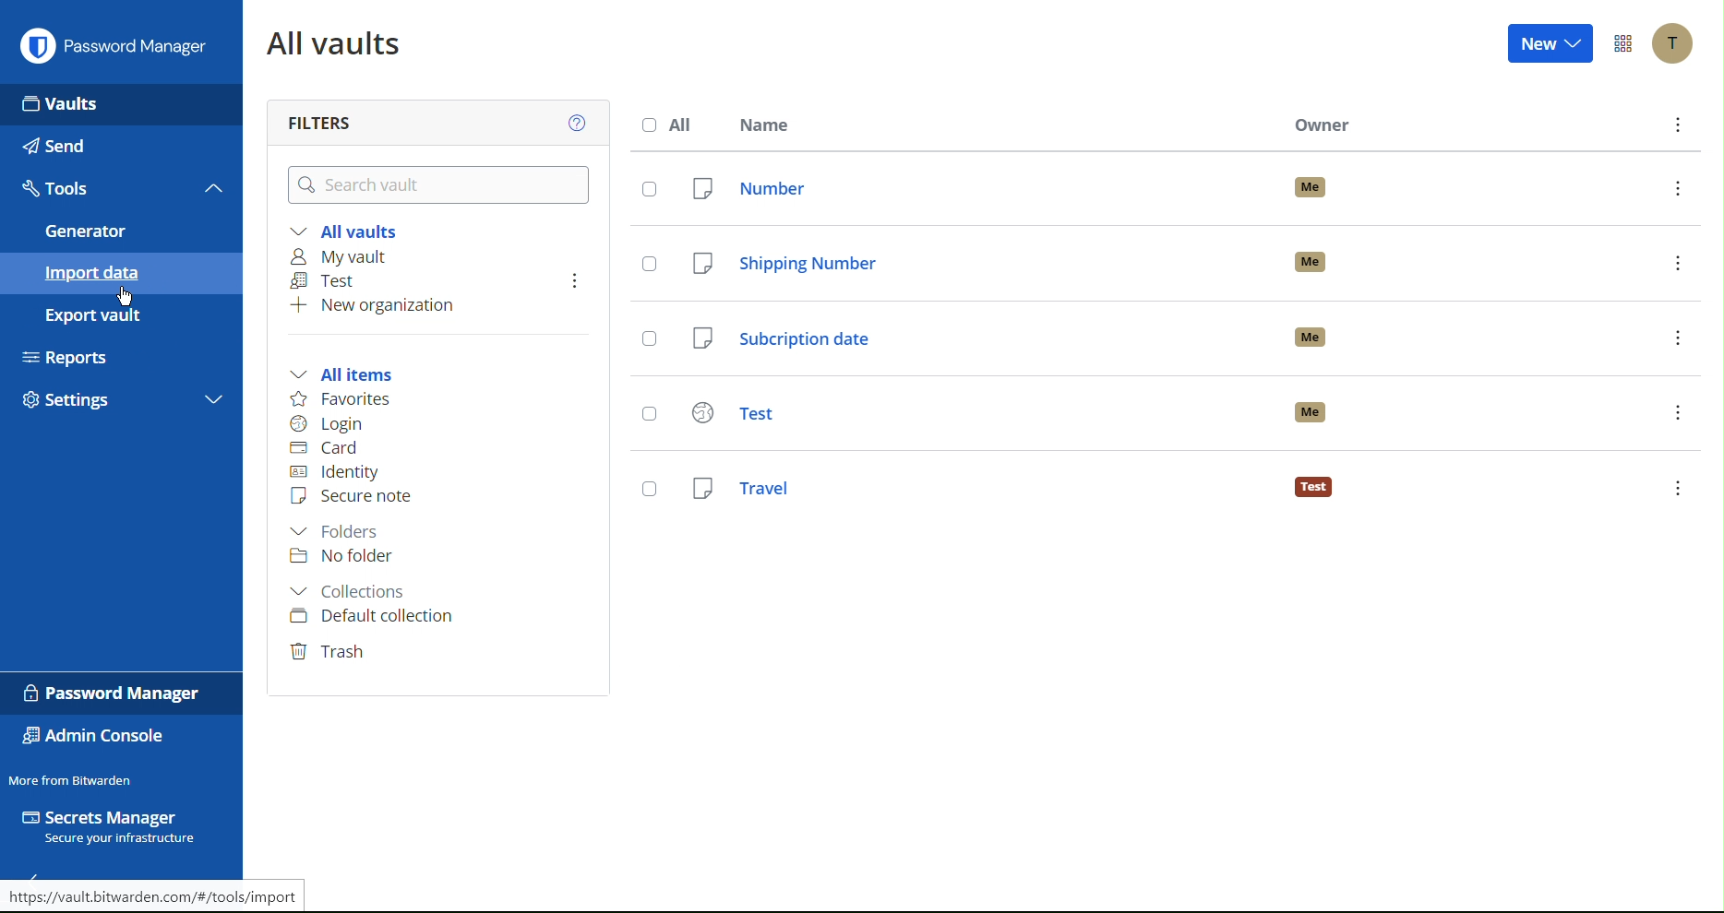 The image size is (1724, 913). I want to click on Search vault, so click(443, 186).